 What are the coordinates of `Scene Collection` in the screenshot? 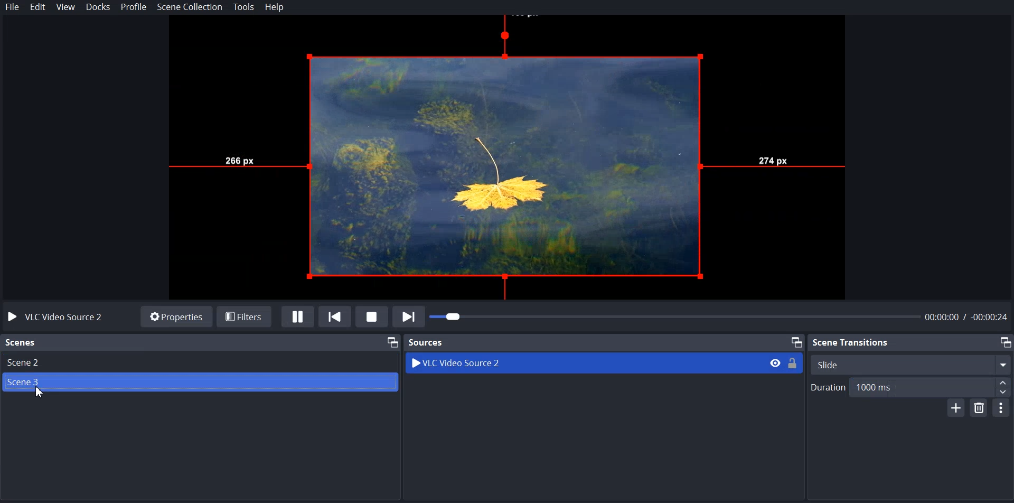 It's located at (190, 8).